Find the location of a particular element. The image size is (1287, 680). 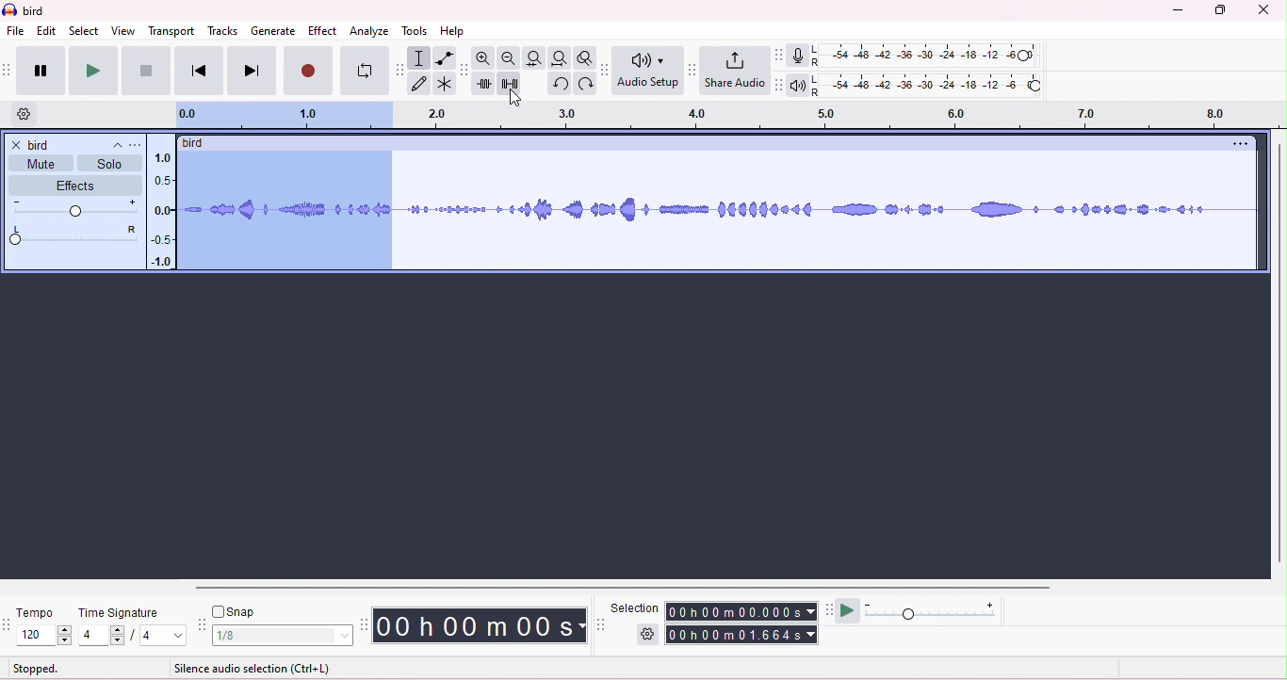

time tool bar is located at coordinates (366, 624).